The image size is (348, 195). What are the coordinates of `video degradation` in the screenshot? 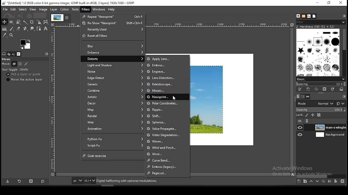 It's located at (167, 135).